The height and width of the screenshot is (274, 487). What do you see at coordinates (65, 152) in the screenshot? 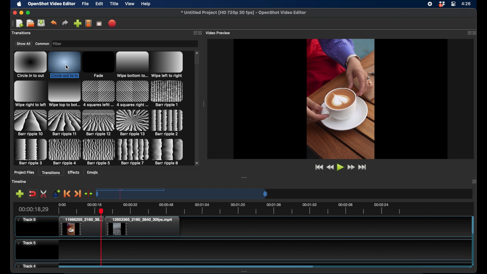
I see `transition` at bounding box center [65, 152].